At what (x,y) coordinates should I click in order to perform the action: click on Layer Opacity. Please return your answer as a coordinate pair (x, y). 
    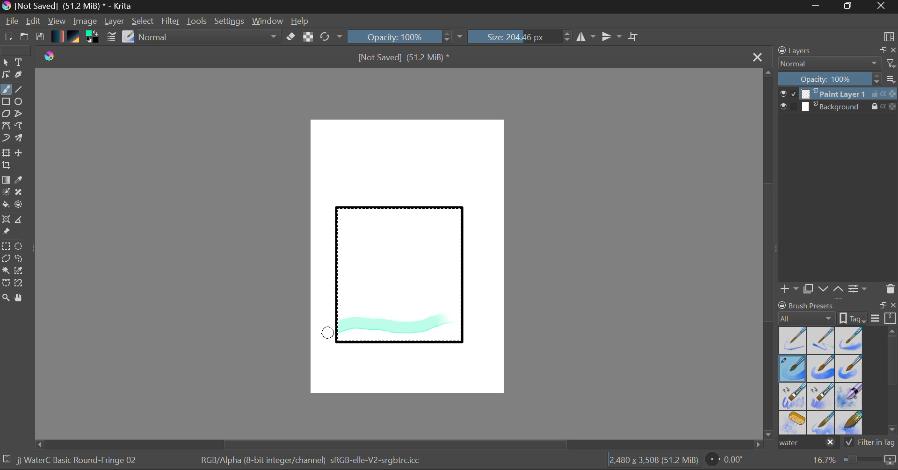
    Looking at the image, I should click on (839, 79).